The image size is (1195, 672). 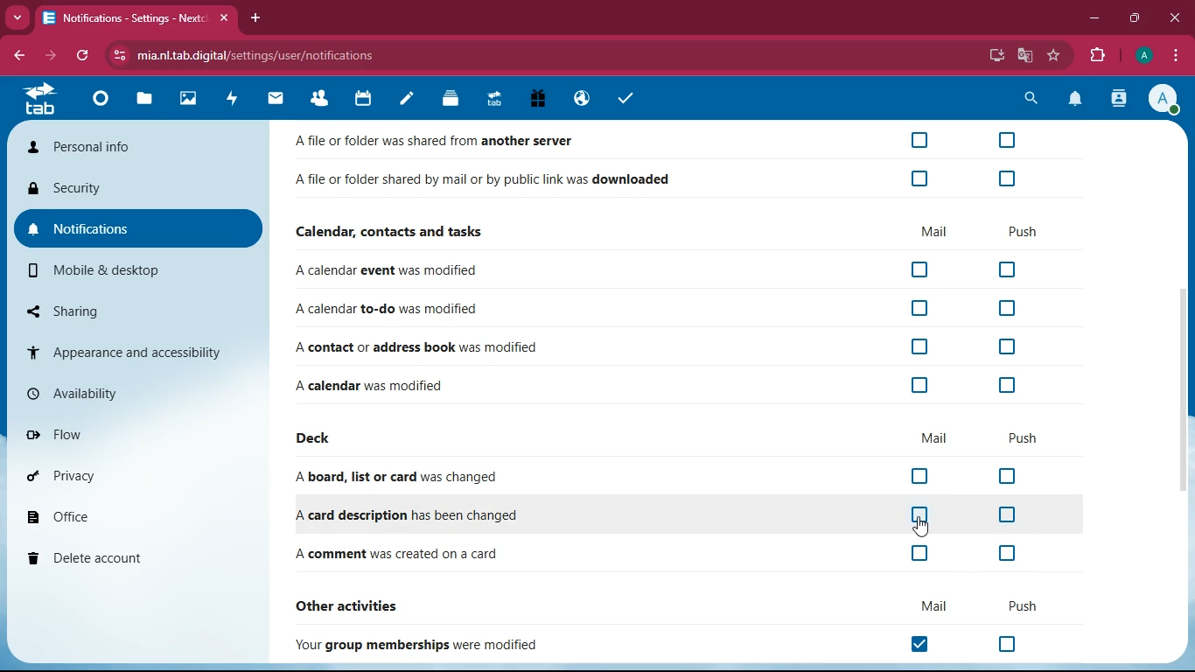 I want to click on favorite, so click(x=1053, y=56).